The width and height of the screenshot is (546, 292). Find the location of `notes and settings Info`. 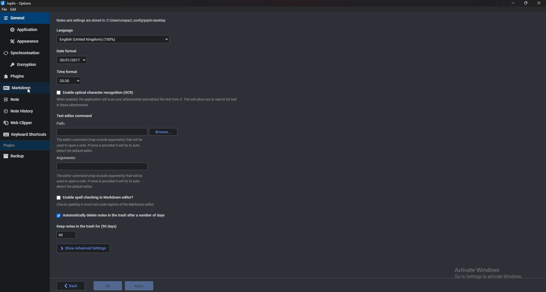

notes and settings Info is located at coordinates (112, 20).